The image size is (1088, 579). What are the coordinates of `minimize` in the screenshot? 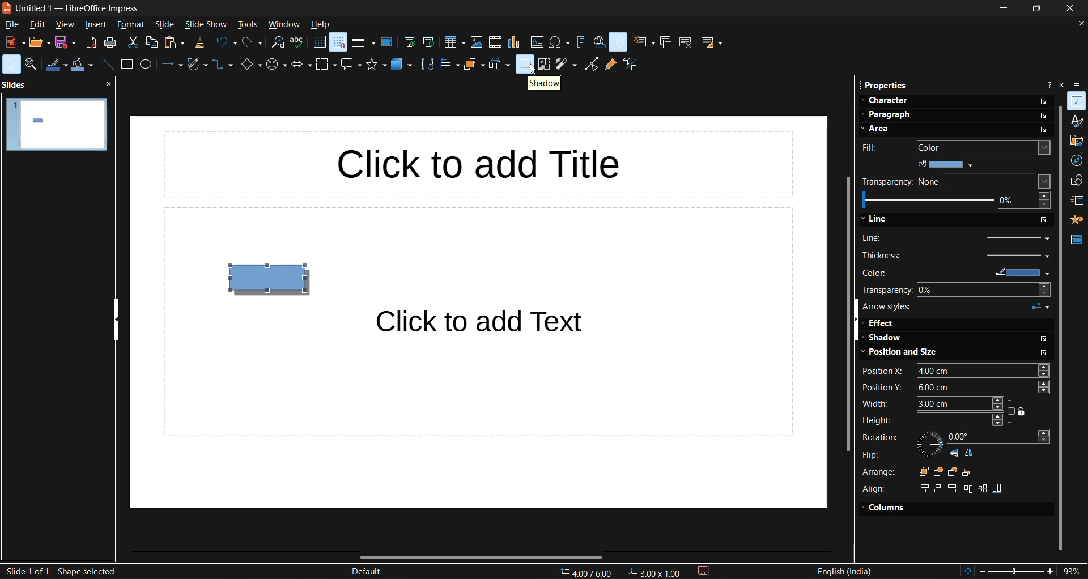 It's located at (998, 10).